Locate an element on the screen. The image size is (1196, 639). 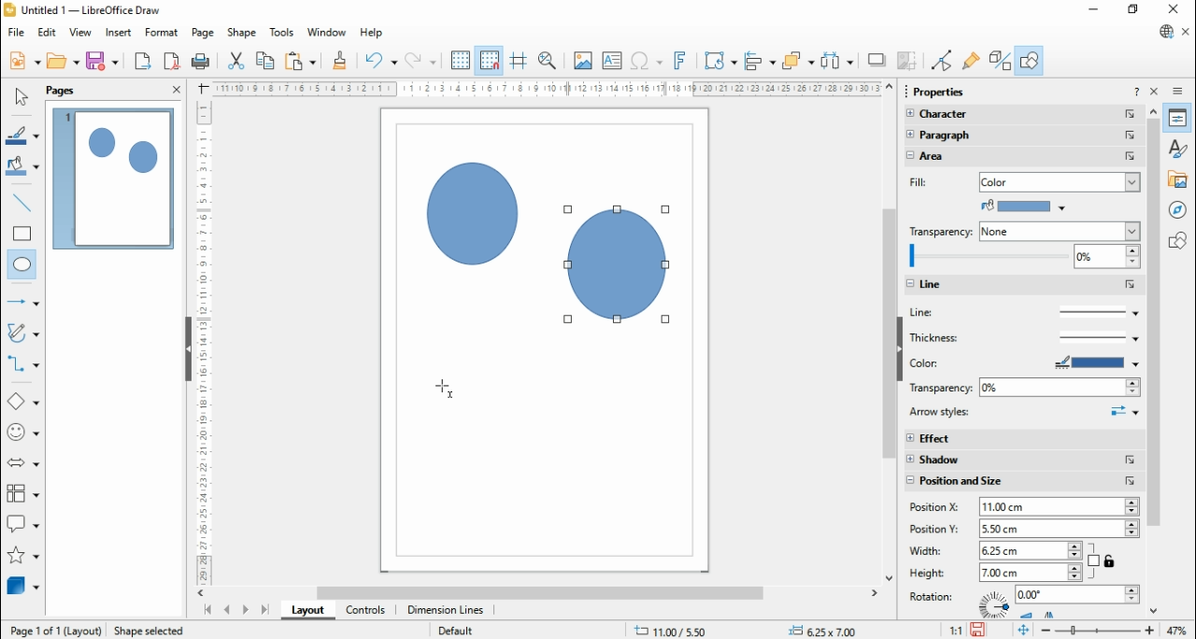
open is located at coordinates (63, 61).